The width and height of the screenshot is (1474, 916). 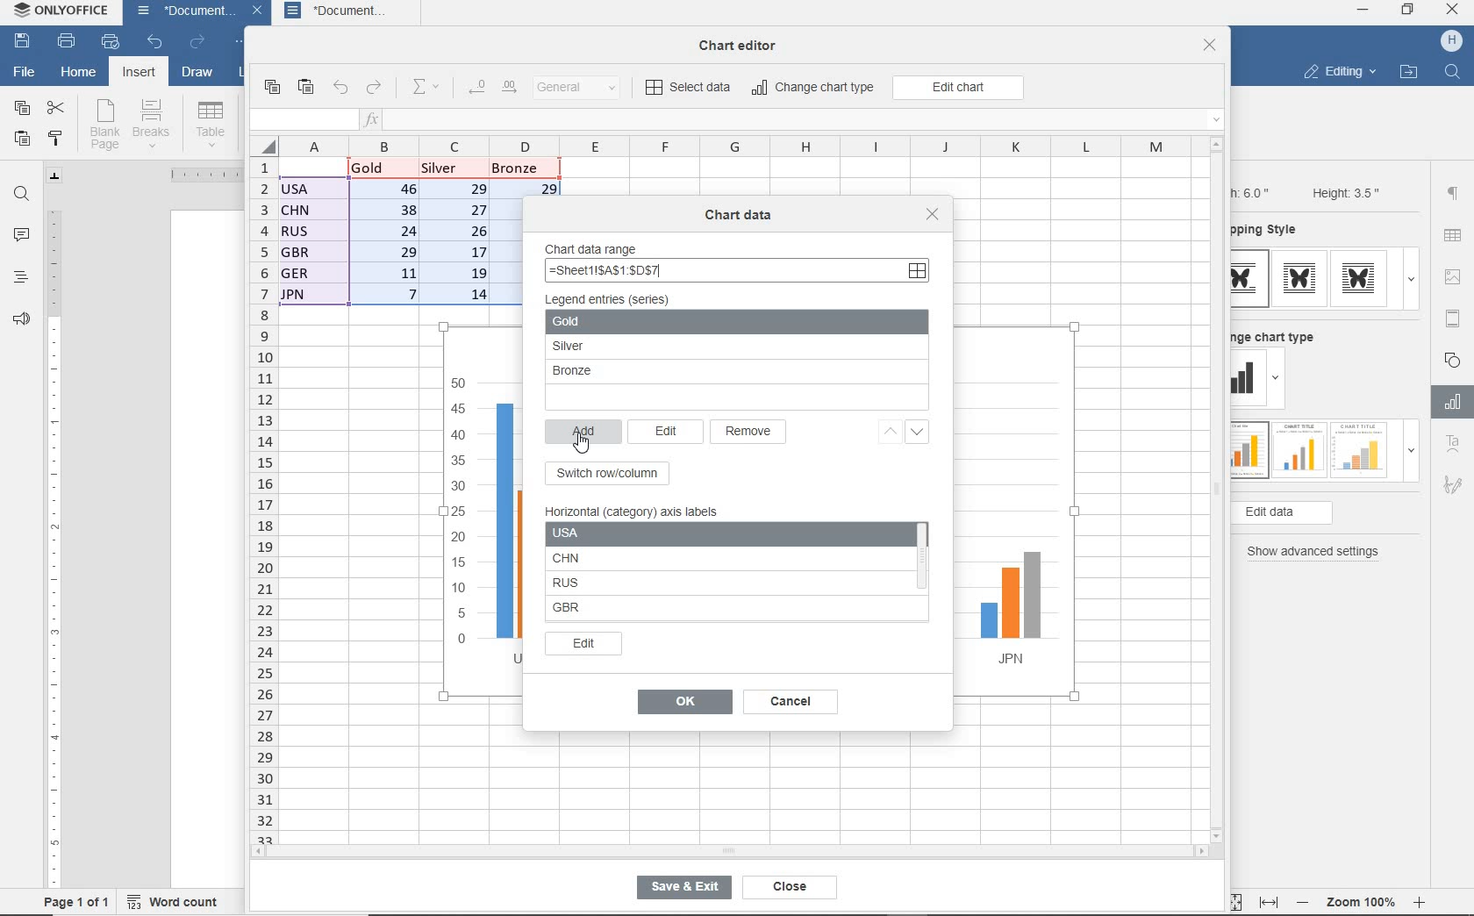 What do you see at coordinates (54, 541) in the screenshot?
I see `ruler` at bounding box center [54, 541].